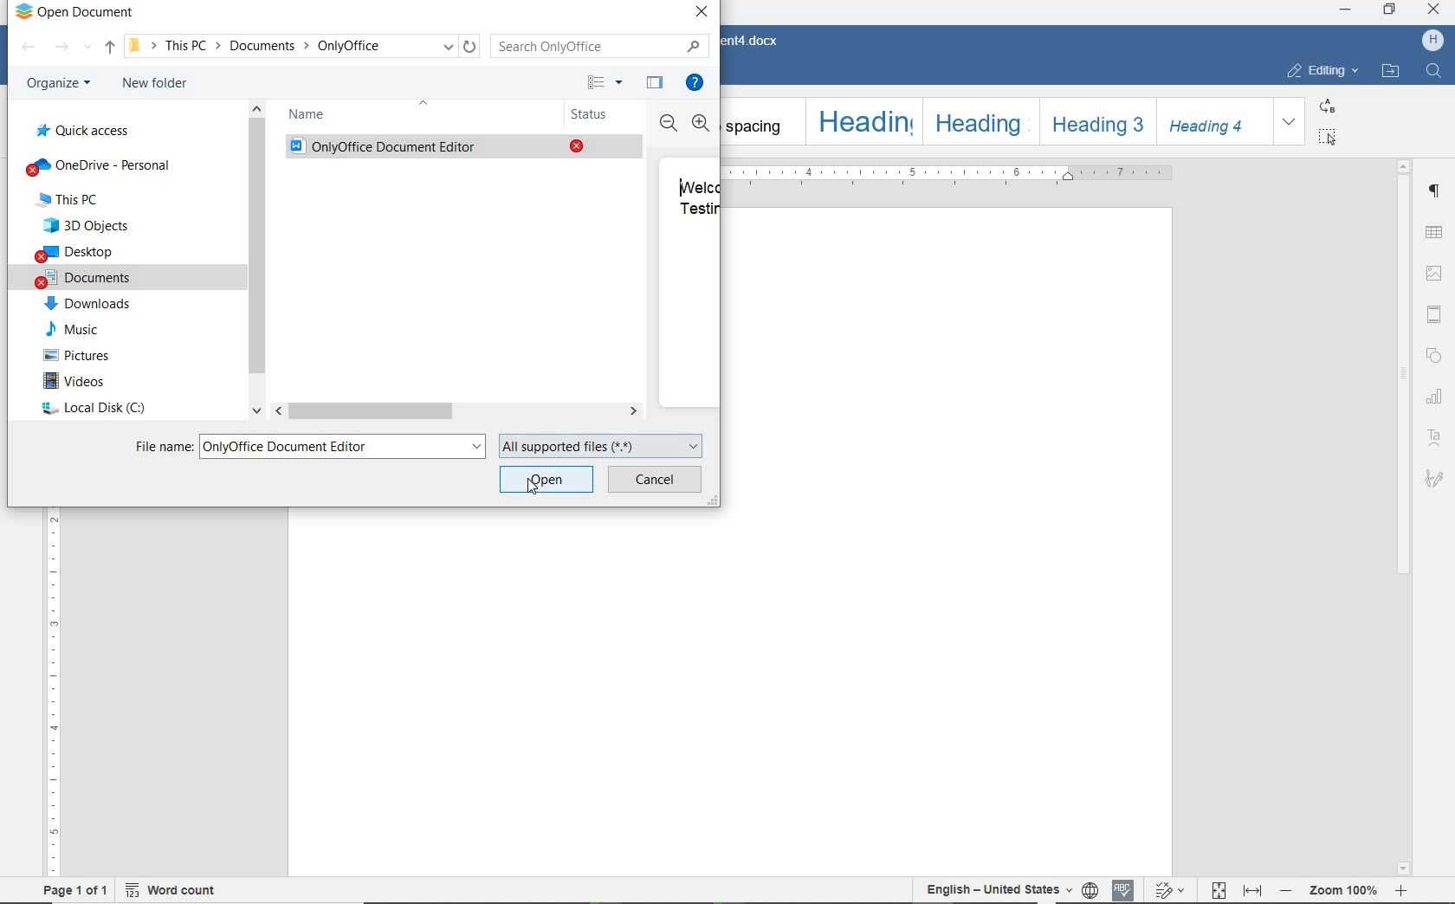  What do you see at coordinates (75, 253) in the screenshot?
I see `desktop` at bounding box center [75, 253].